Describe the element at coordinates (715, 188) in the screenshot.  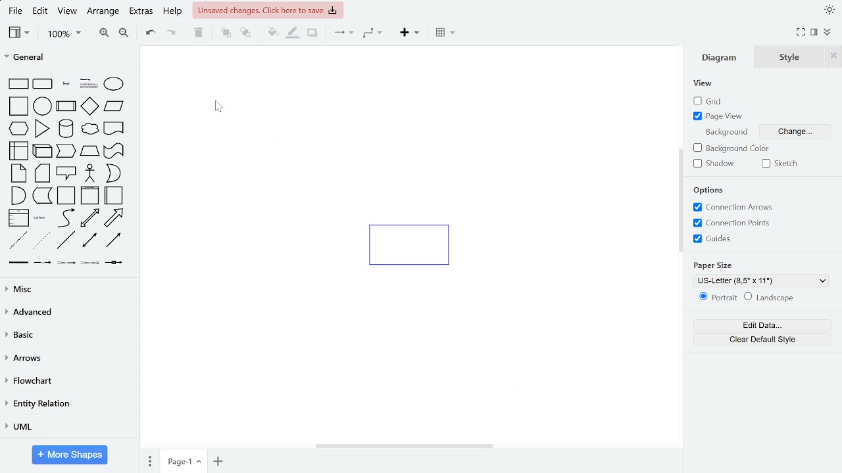
I see `Options` at that location.